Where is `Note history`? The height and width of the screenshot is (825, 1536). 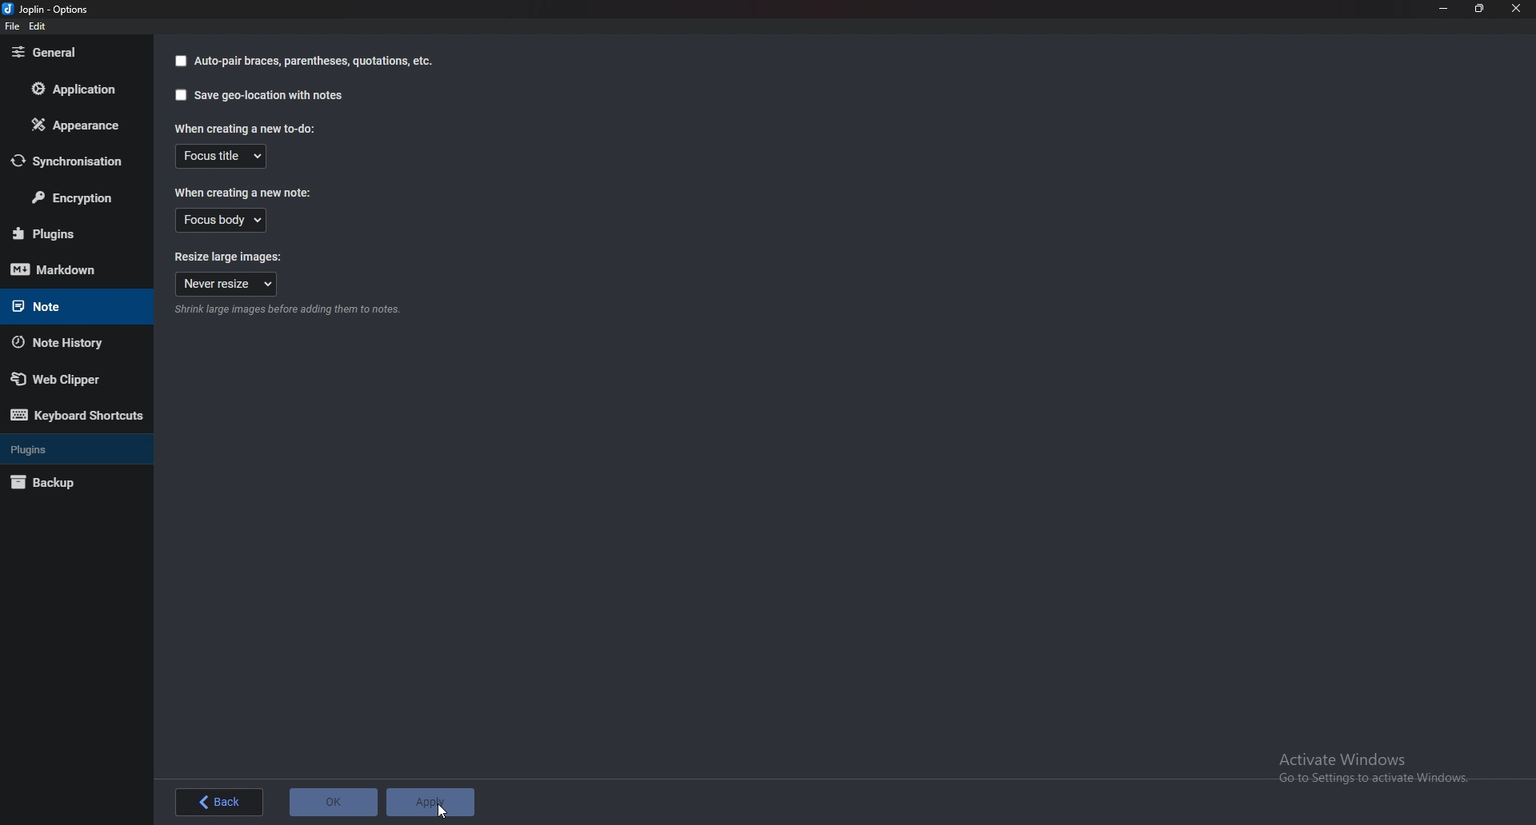
Note history is located at coordinates (64, 343).